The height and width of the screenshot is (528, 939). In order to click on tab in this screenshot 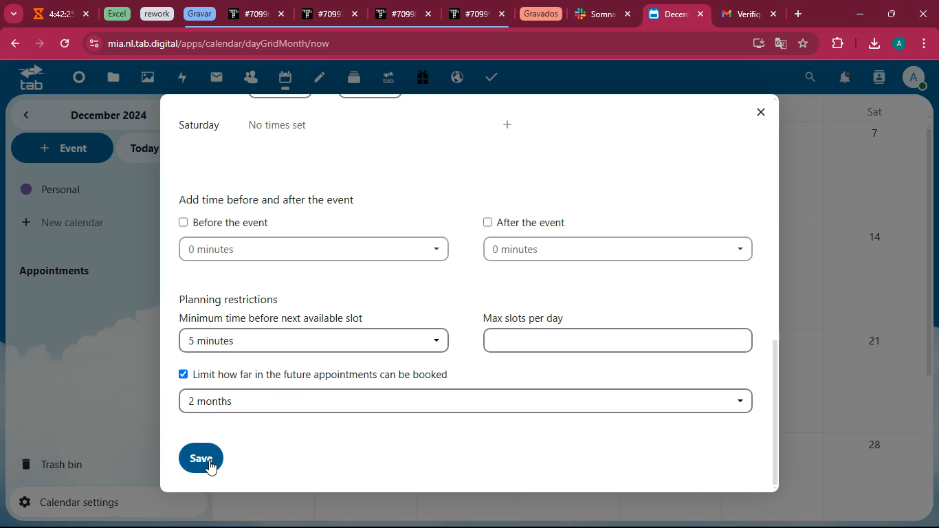, I will do `click(51, 16)`.